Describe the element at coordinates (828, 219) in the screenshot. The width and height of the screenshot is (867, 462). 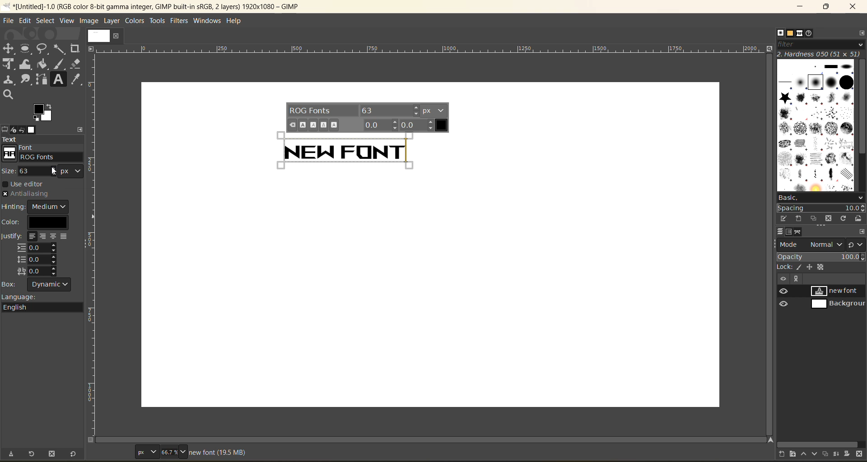
I see `delete this brush` at that location.